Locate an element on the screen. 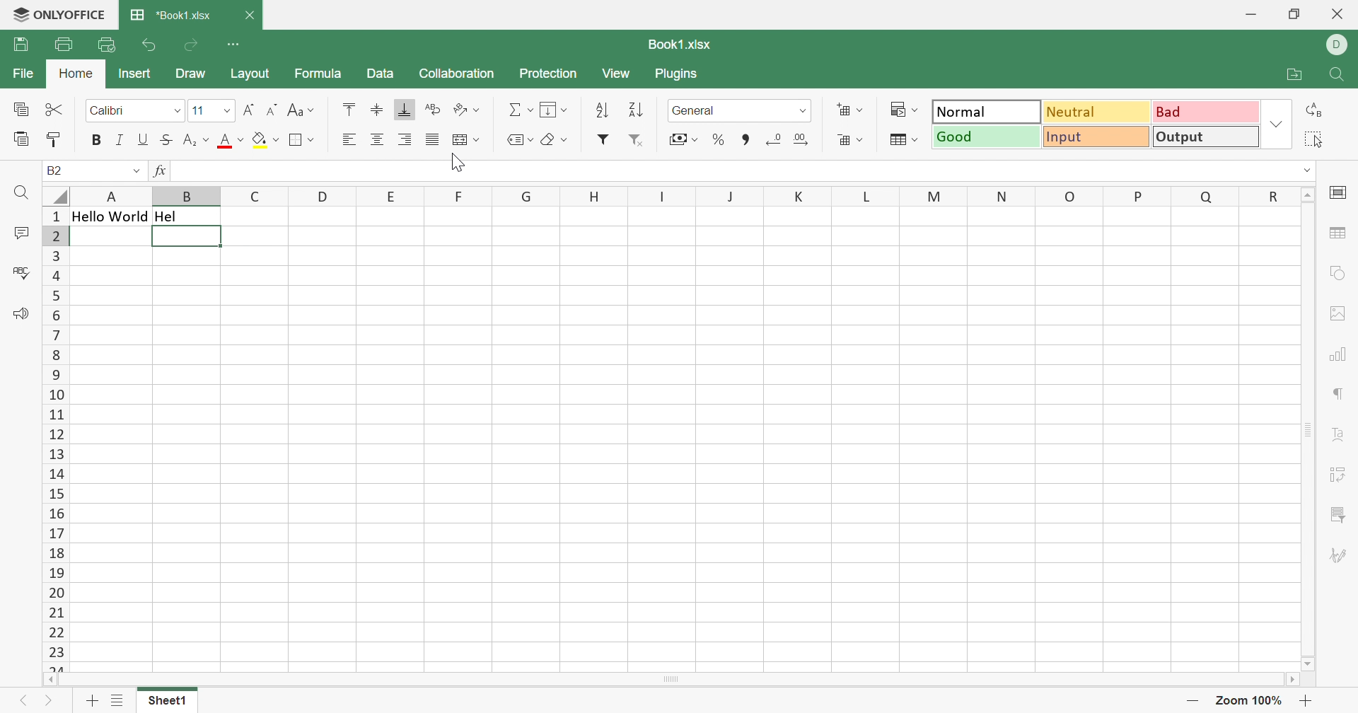  Font color is located at coordinates (231, 141).